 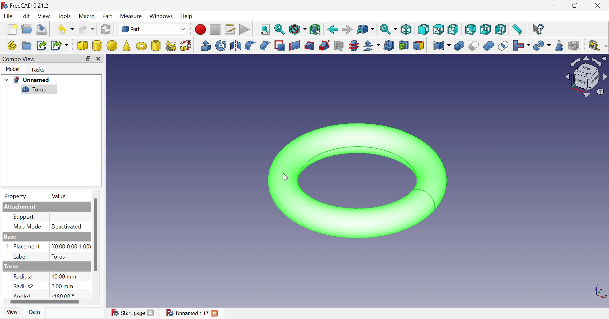 What do you see at coordinates (576, 6) in the screenshot?
I see `Restore down` at bounding box center [576, 6].